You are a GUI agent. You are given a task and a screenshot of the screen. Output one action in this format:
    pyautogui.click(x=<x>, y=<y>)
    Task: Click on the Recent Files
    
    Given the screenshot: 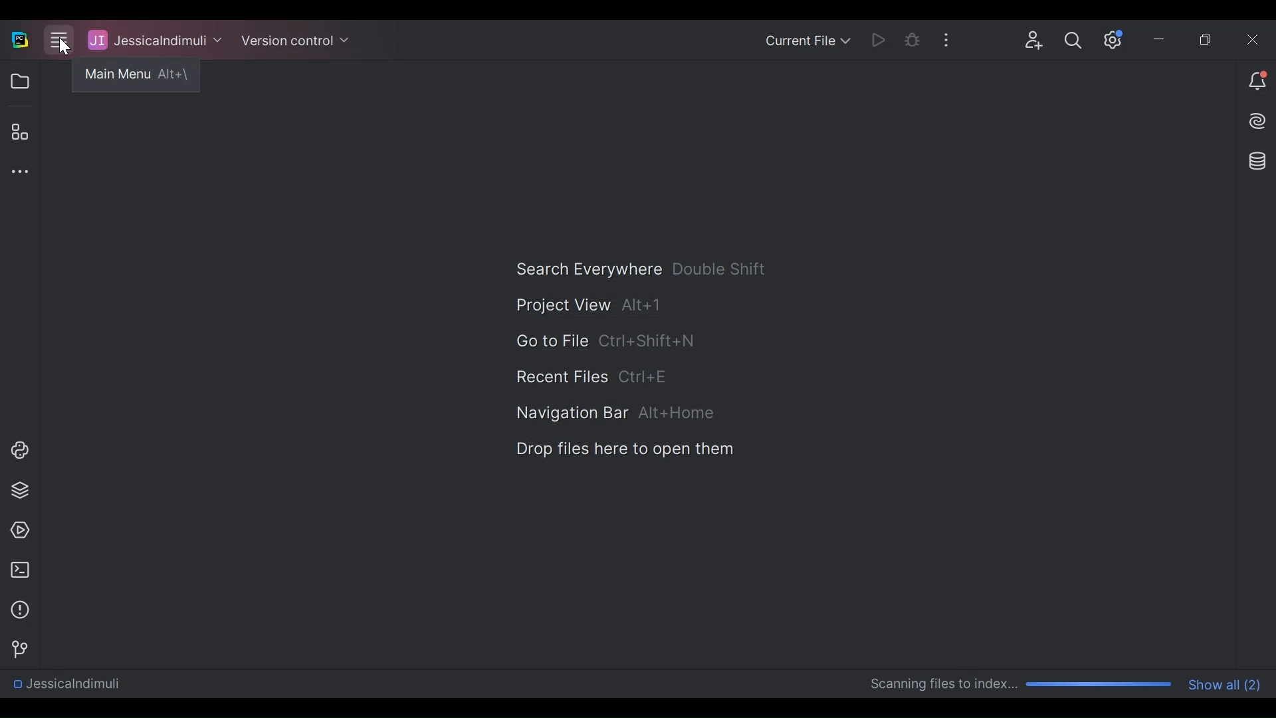 What is the action you would take?
    pyautogui.click(x=593, y=376)
    